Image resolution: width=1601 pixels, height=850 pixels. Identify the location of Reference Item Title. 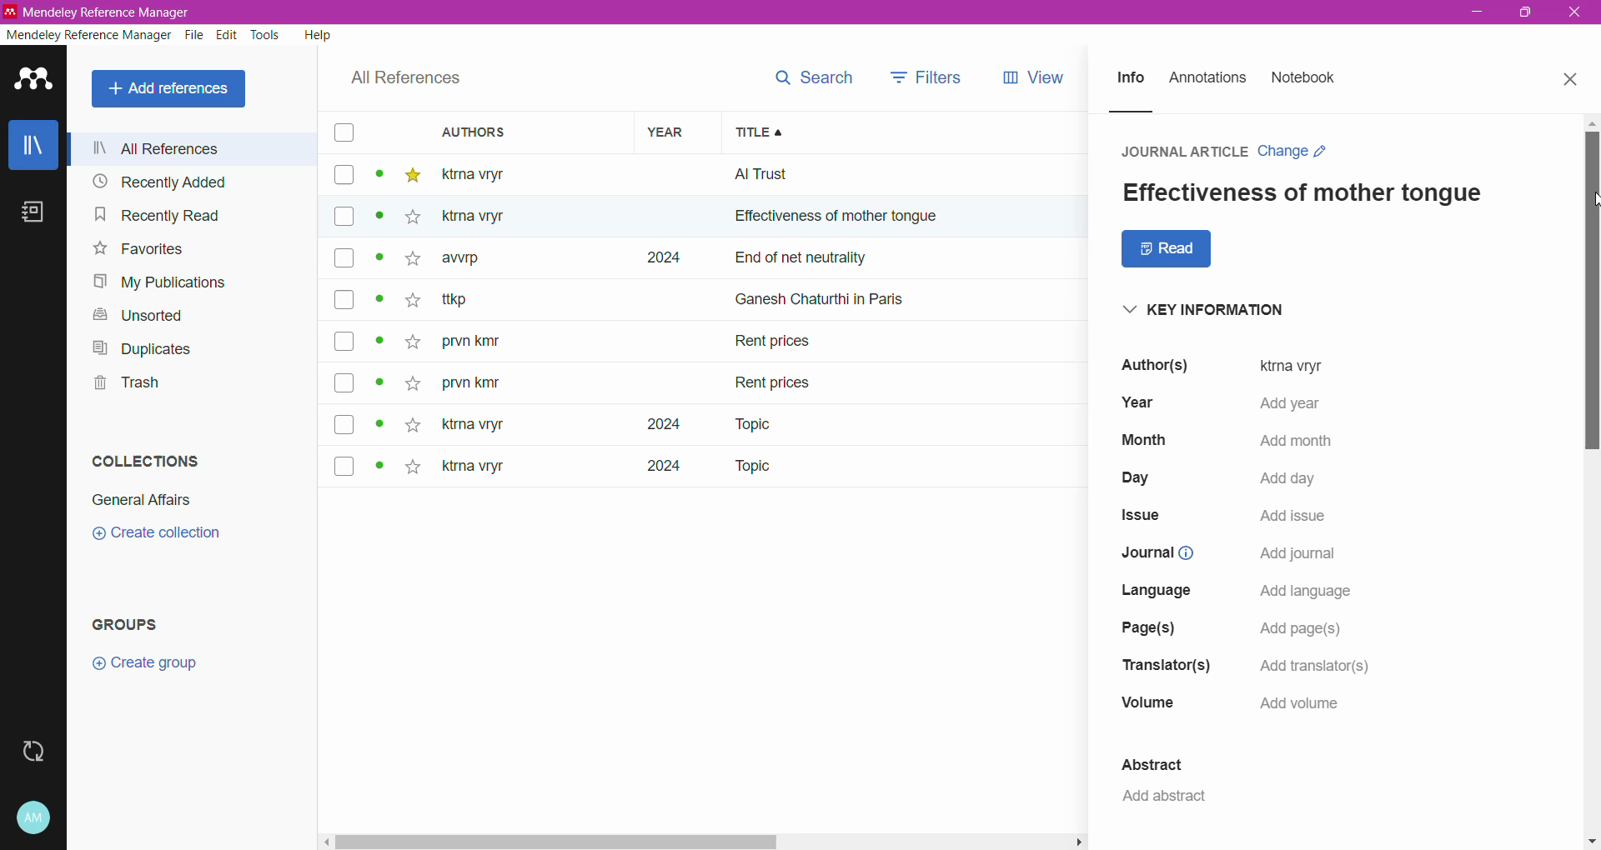
(1304, 193).